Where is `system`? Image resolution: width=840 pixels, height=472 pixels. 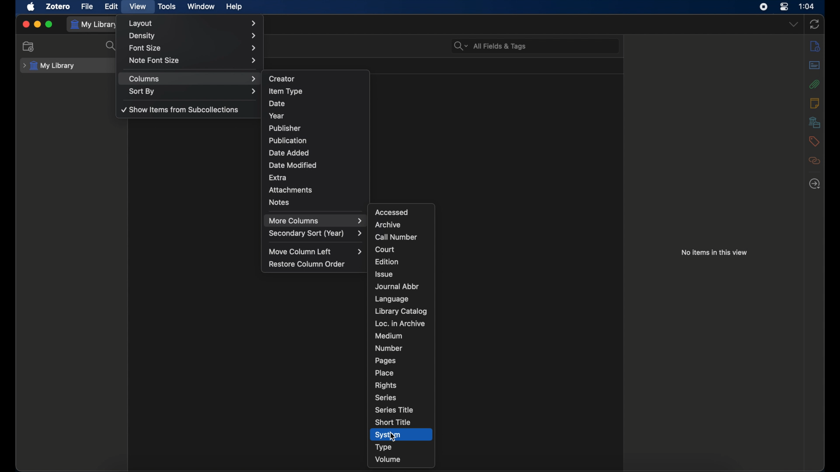
system is located at coordinates (388, 435).